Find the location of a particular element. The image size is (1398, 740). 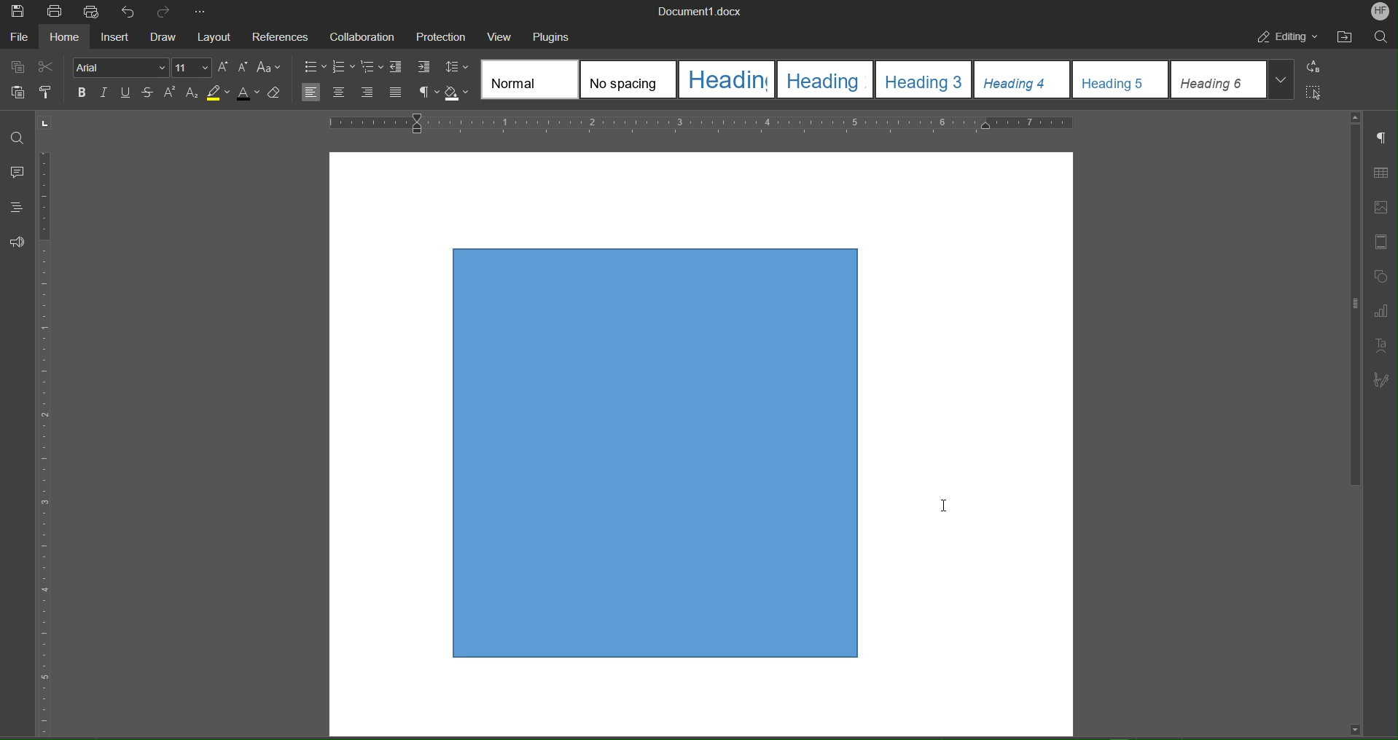

Cut is located at coordinates (50, 68).